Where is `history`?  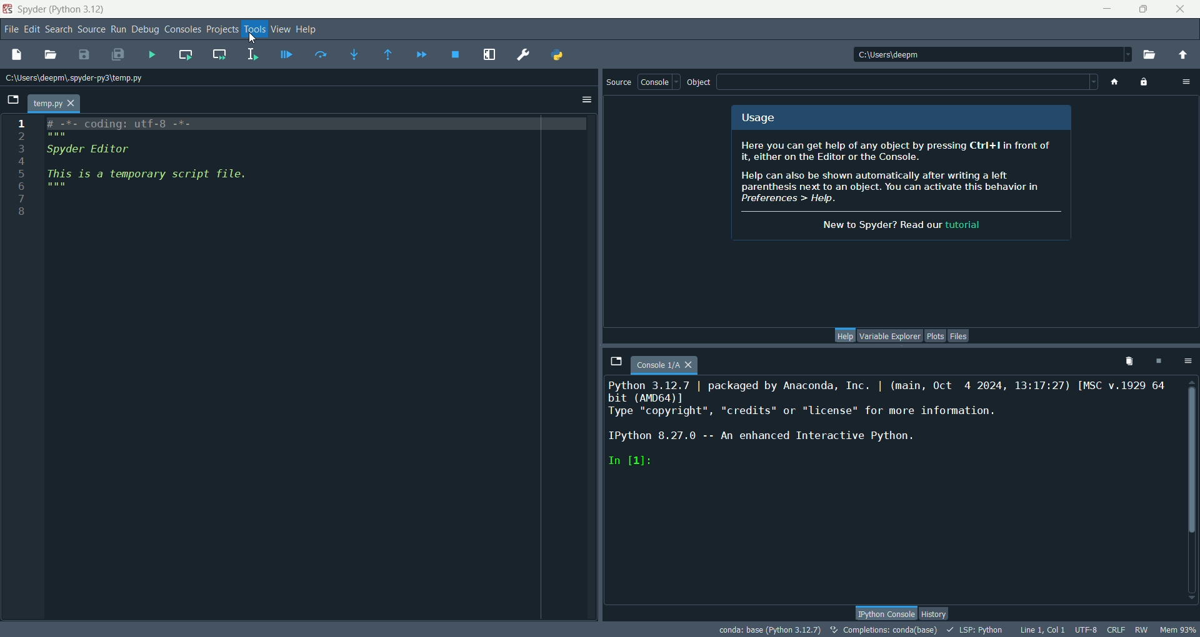 history is located at coordinates (939, 613).